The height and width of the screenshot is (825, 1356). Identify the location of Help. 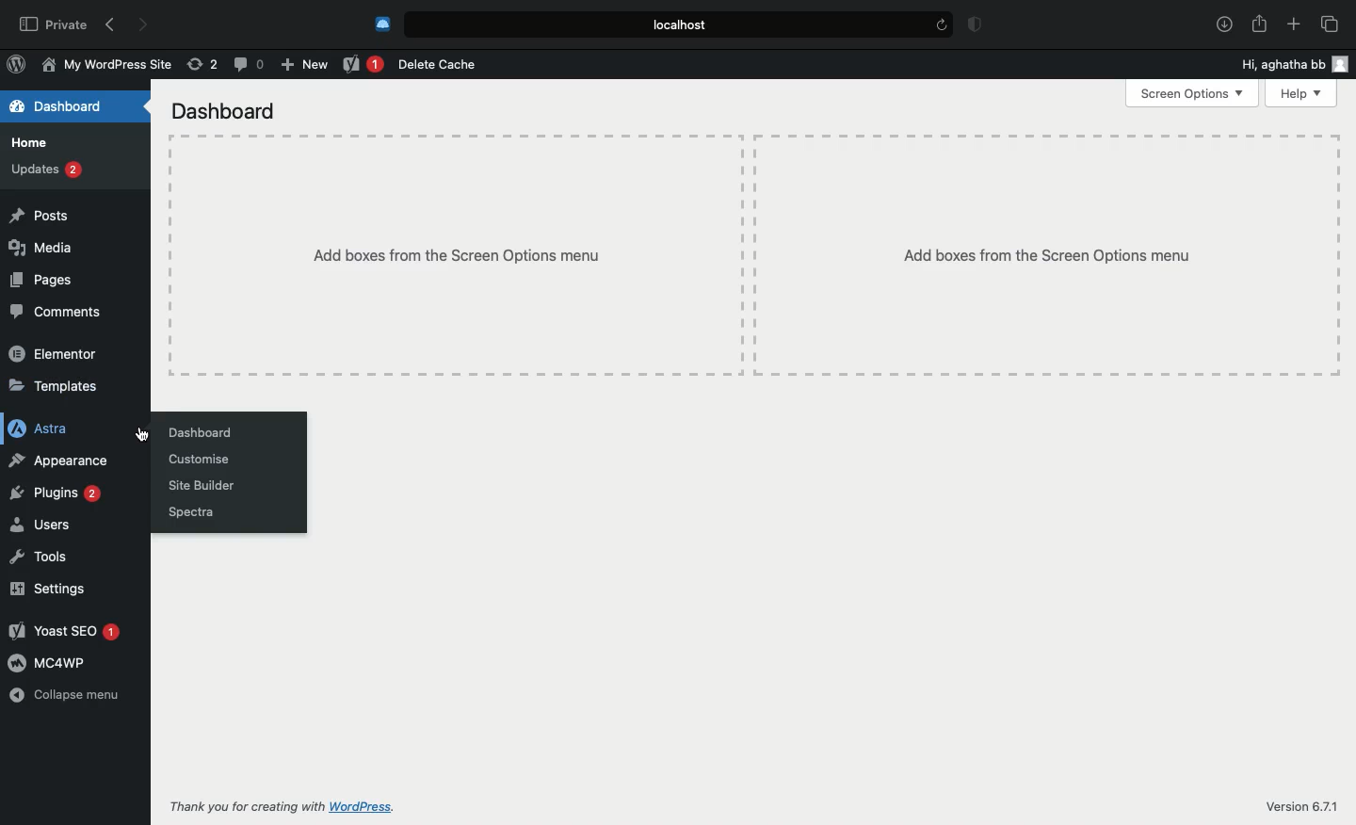
(1300, 93).